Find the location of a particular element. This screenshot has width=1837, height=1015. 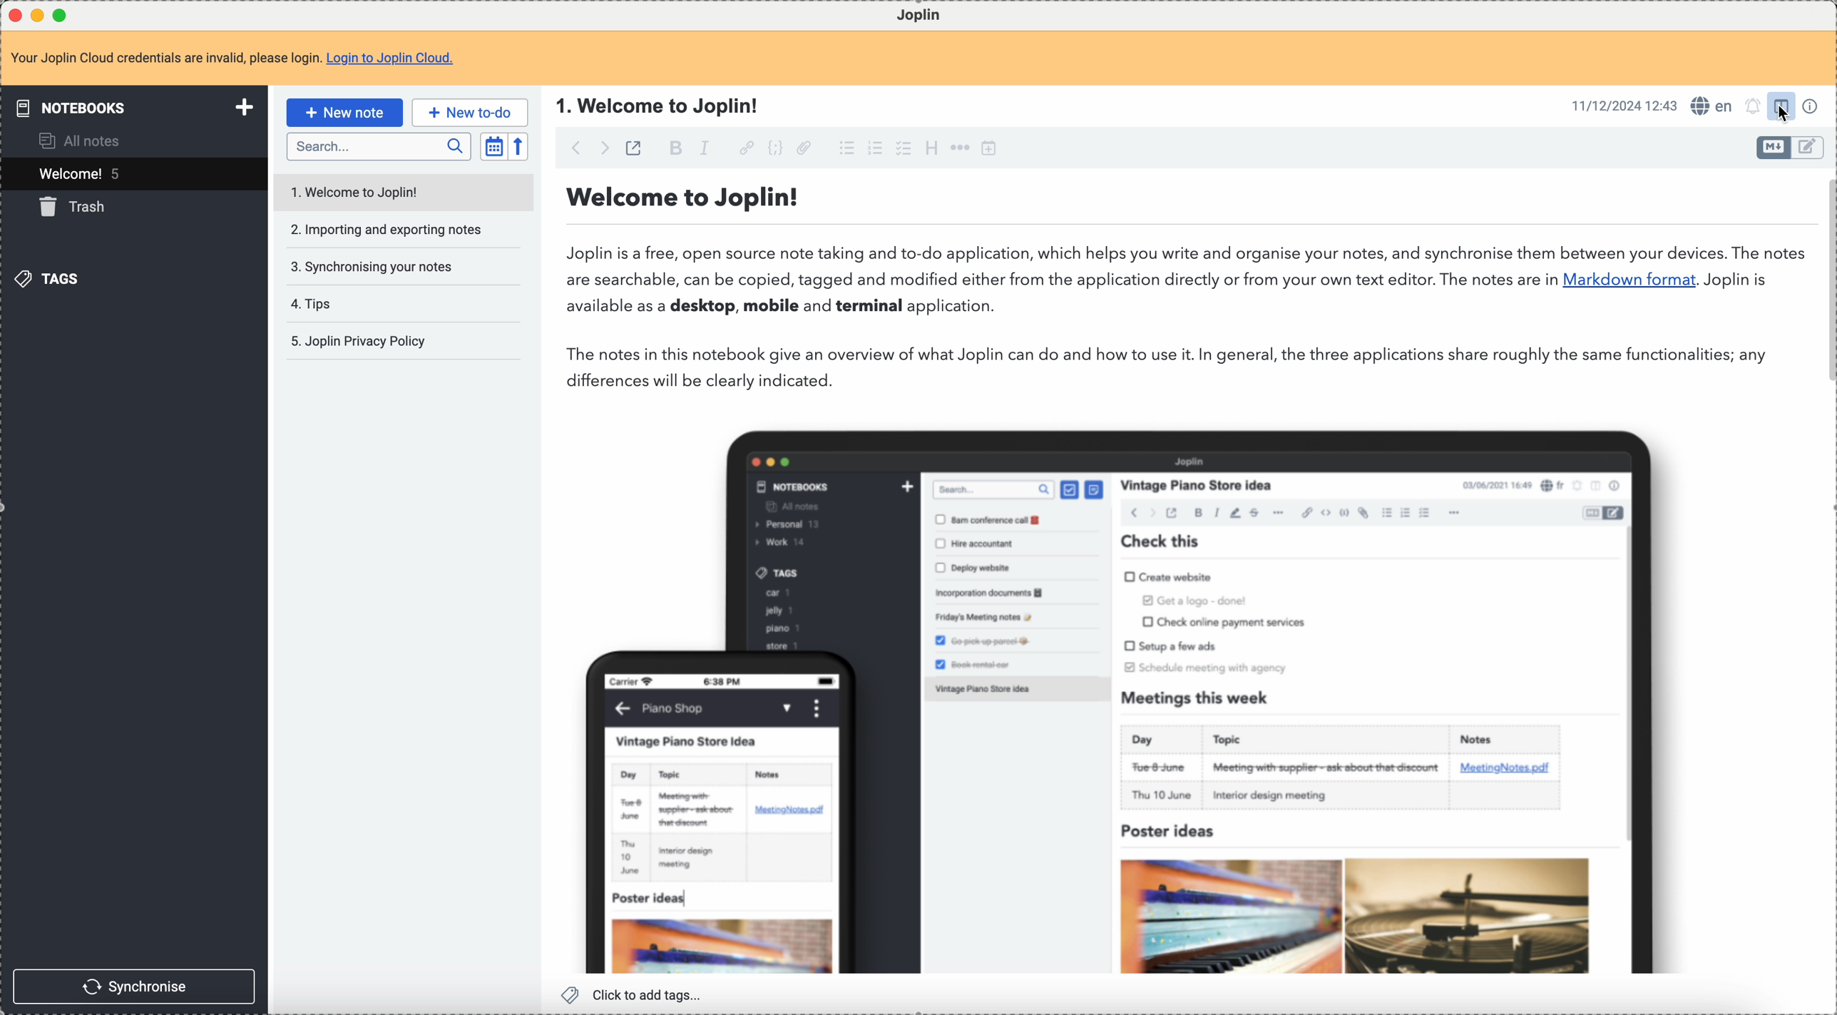

attach file is located at coordinates (804, 148).